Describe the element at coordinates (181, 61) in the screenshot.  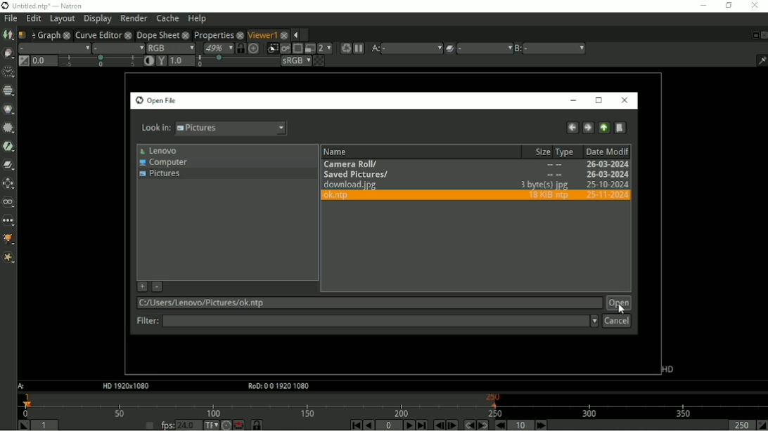
I see `1.0` at that location.